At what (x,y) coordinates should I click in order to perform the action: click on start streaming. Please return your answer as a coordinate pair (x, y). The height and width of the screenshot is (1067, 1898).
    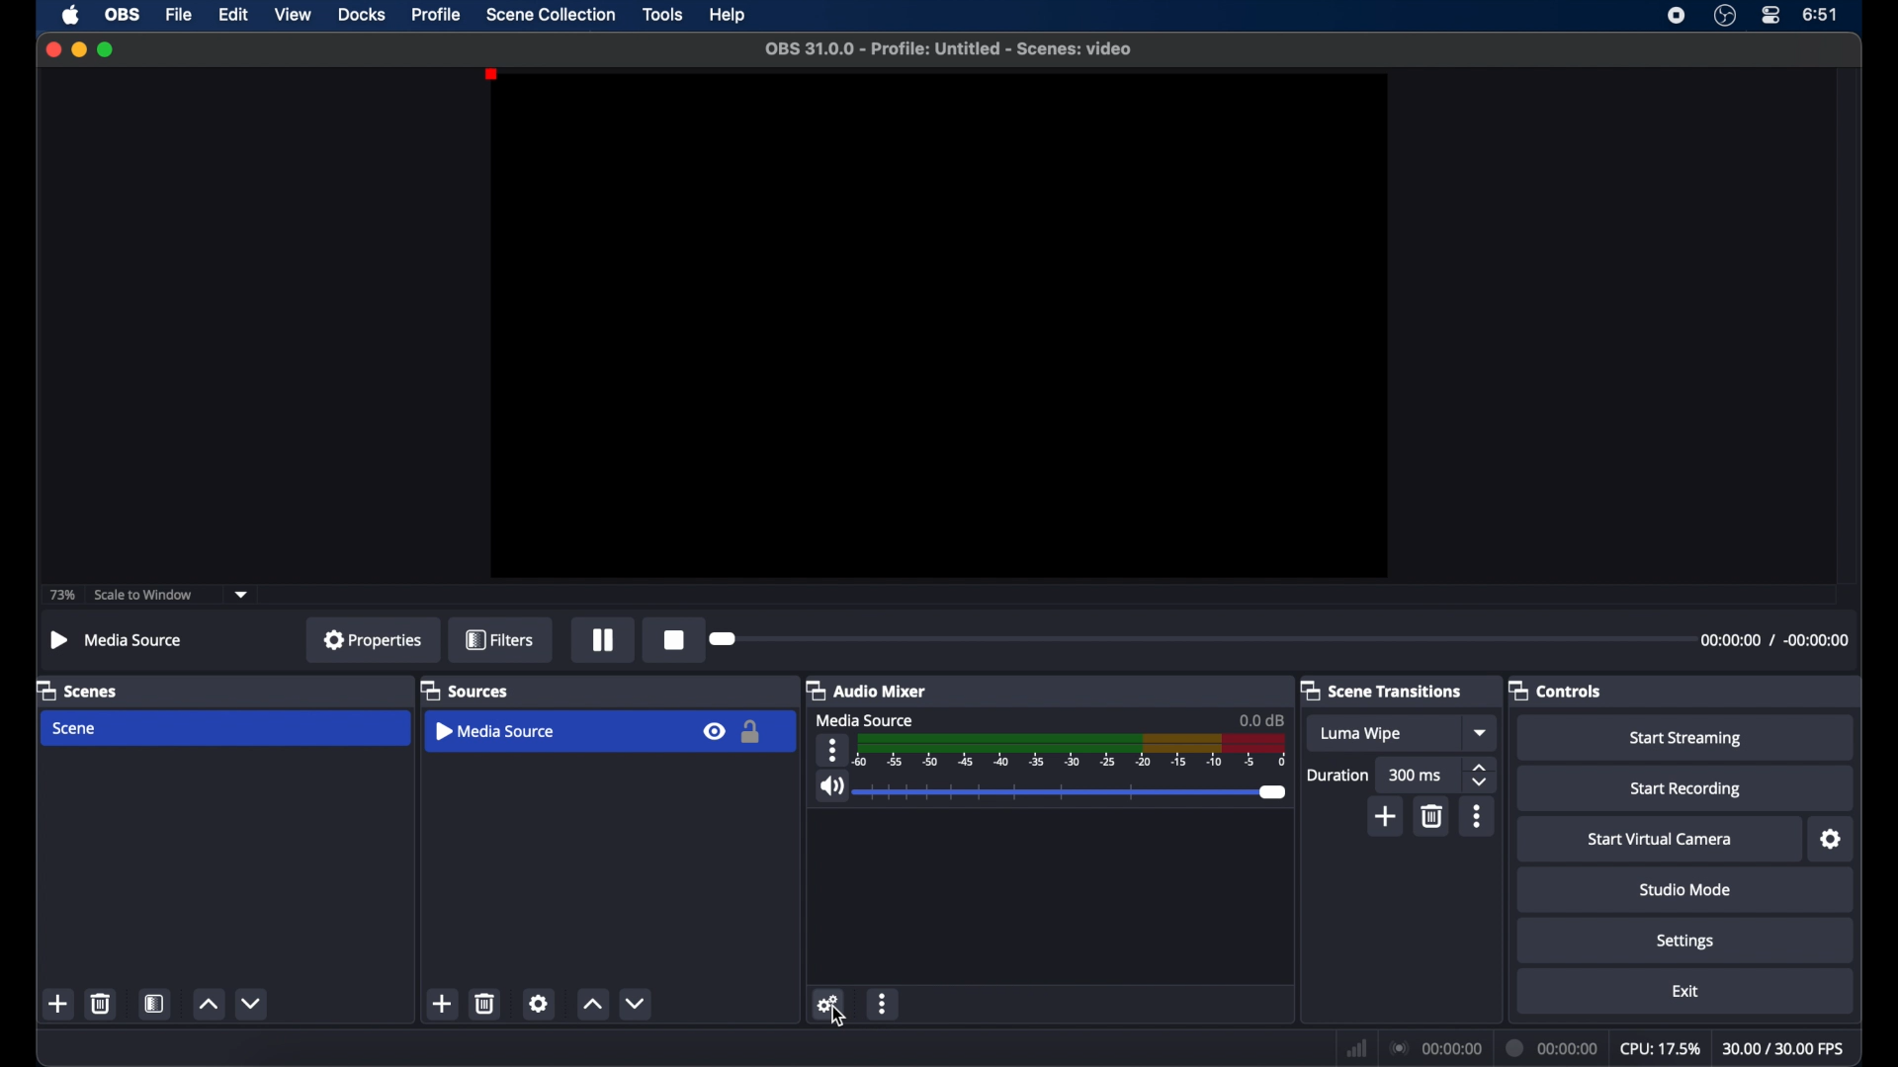
    Looking at the image, I should click on (1686, 739).